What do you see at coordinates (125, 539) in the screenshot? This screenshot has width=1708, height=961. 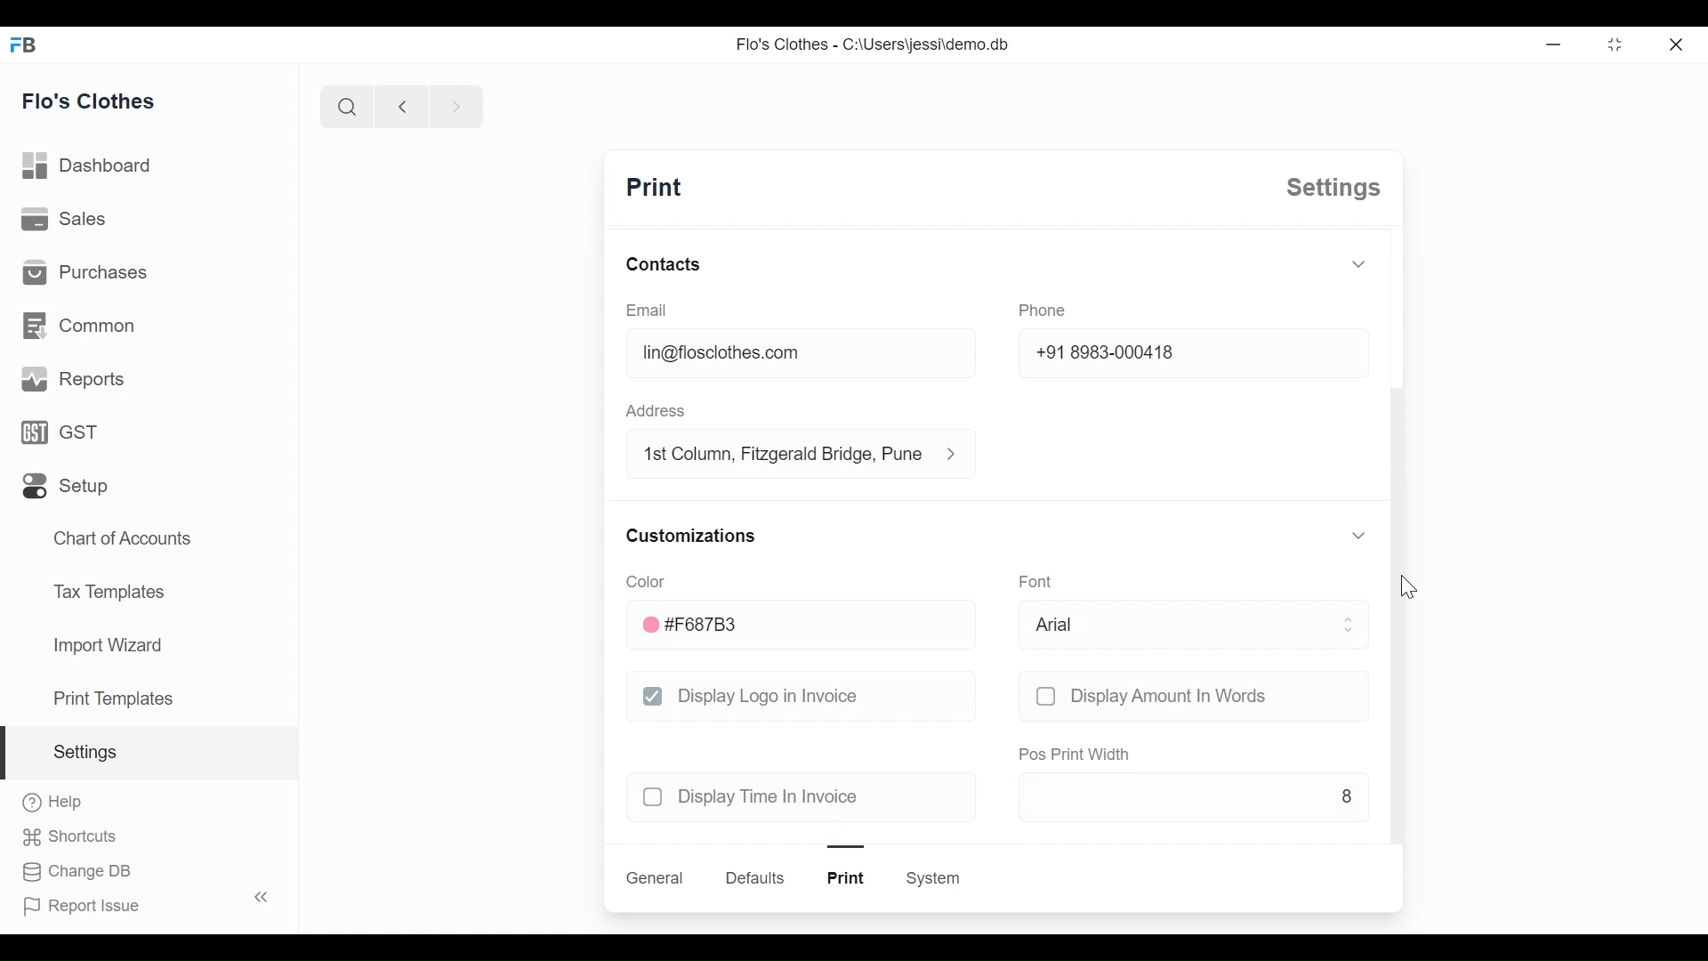 I see `chart of accounts` at bounding box center [125, 539].